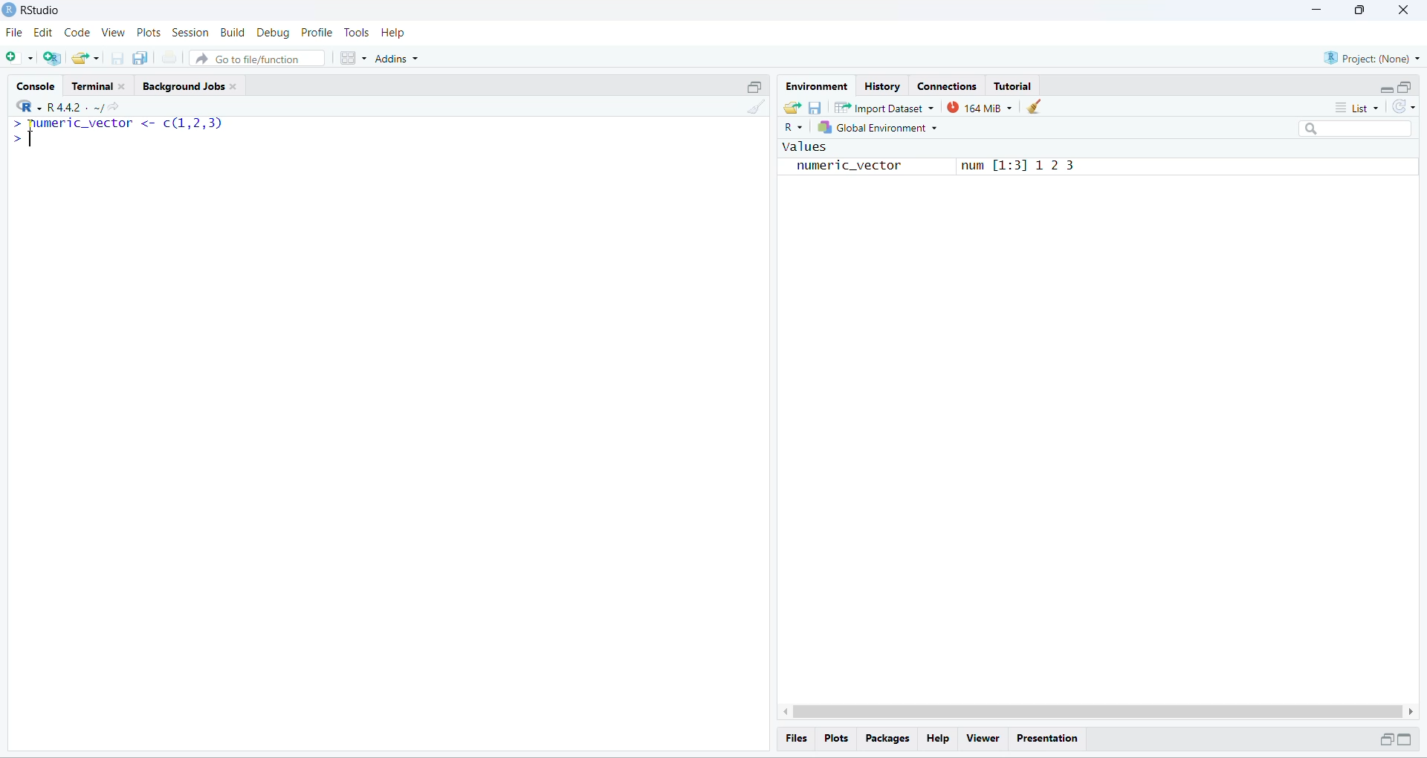 The width and height of the screenshot is (1427, 758). Describe the element at coordinates (792, 128) in the screenshot. I see `R` at that location.